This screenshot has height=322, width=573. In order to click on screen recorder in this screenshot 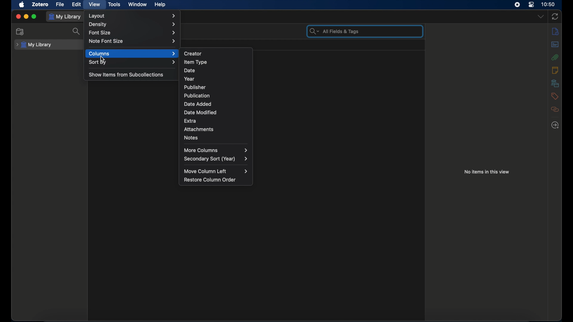, I will do `click(517, 5)`.